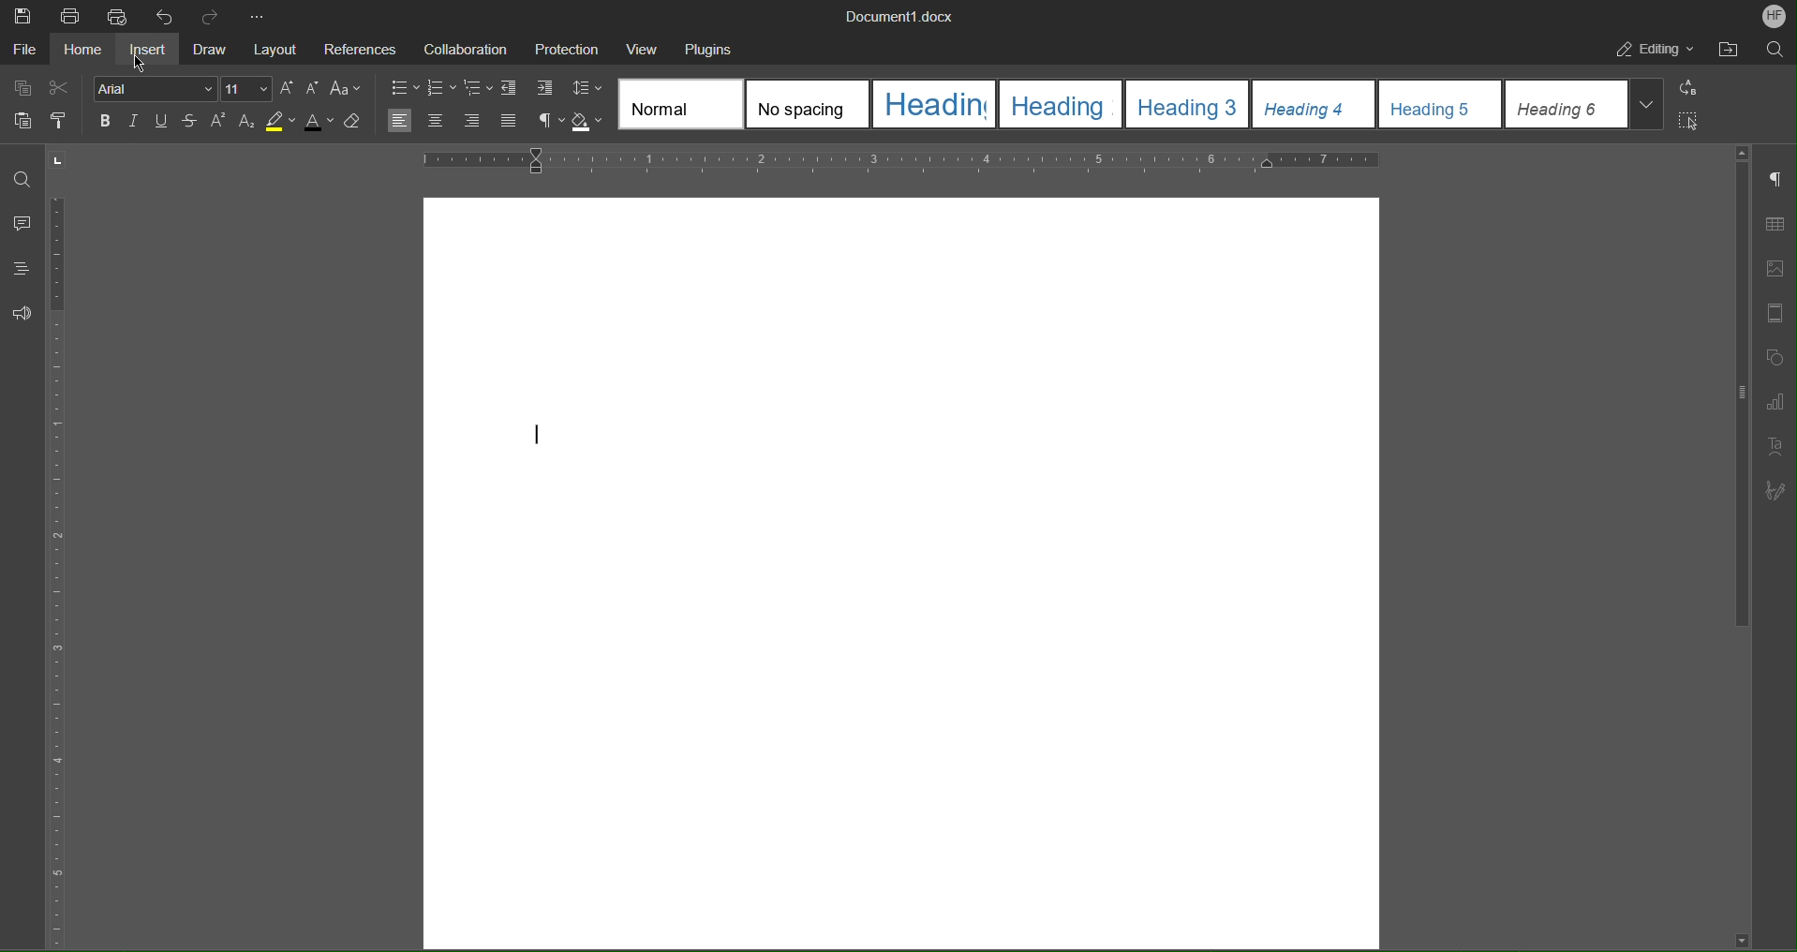 This screenshot has width=1797, height=952. What do you see at coordinates (897, 573) in the screenshot?
I see `Blank page` at bounding box center [897, 573].